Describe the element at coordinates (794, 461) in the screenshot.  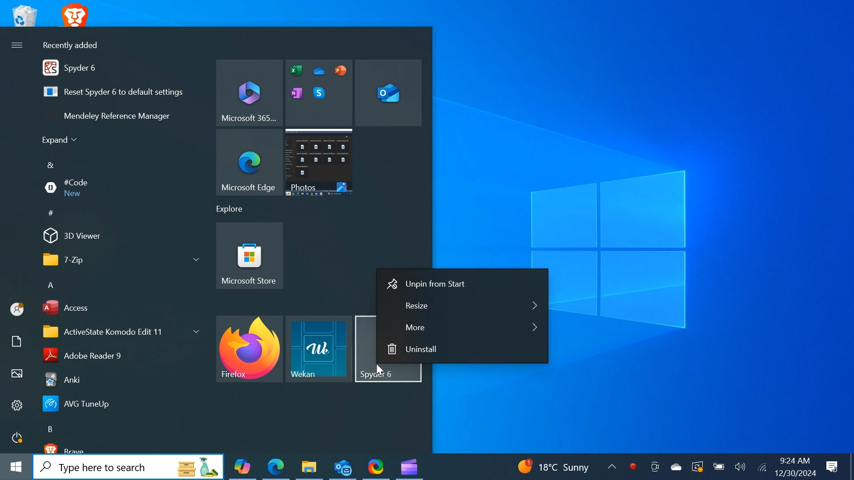
I see `9:24 AM` at that location.